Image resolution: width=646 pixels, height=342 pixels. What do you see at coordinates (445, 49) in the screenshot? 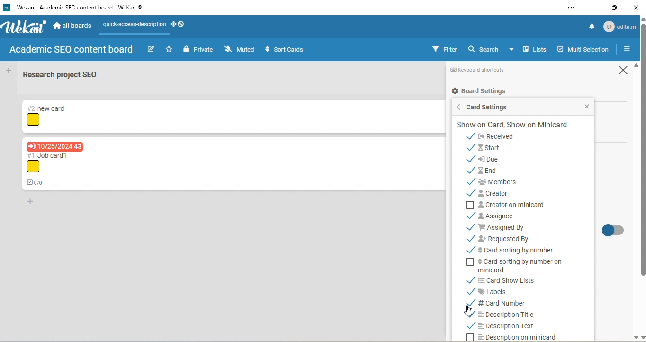
I see `filter` at bounding box center [445, 49].